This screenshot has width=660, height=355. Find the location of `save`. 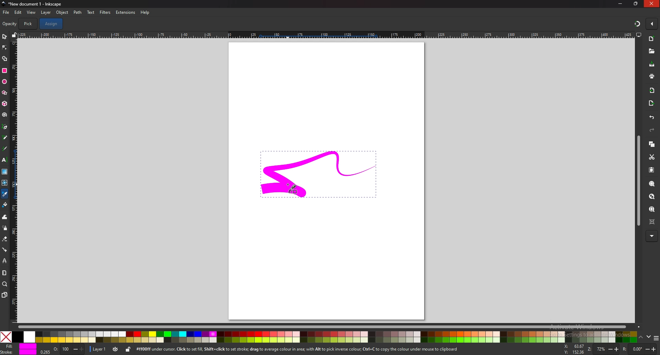

save is located at coordinates (650, 64).